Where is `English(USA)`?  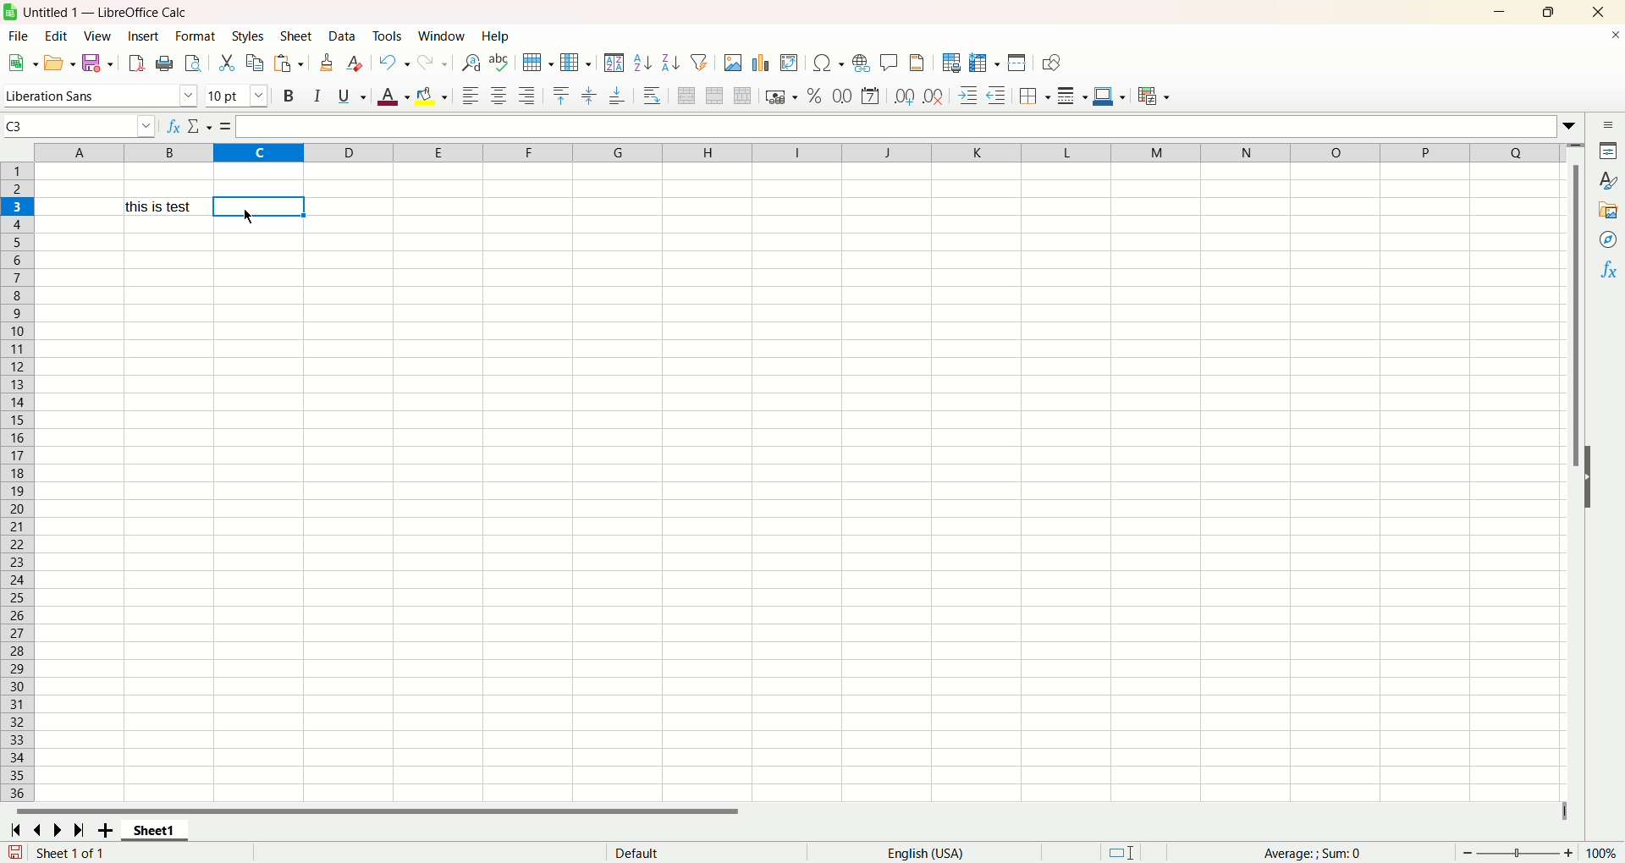 English(USA) is located at coordinates (931, 852).